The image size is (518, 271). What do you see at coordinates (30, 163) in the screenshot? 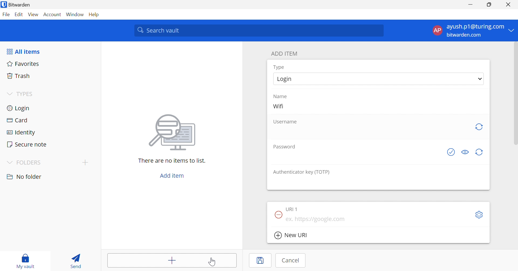
I see `FOLDERS` at bounding box center [30, 163].